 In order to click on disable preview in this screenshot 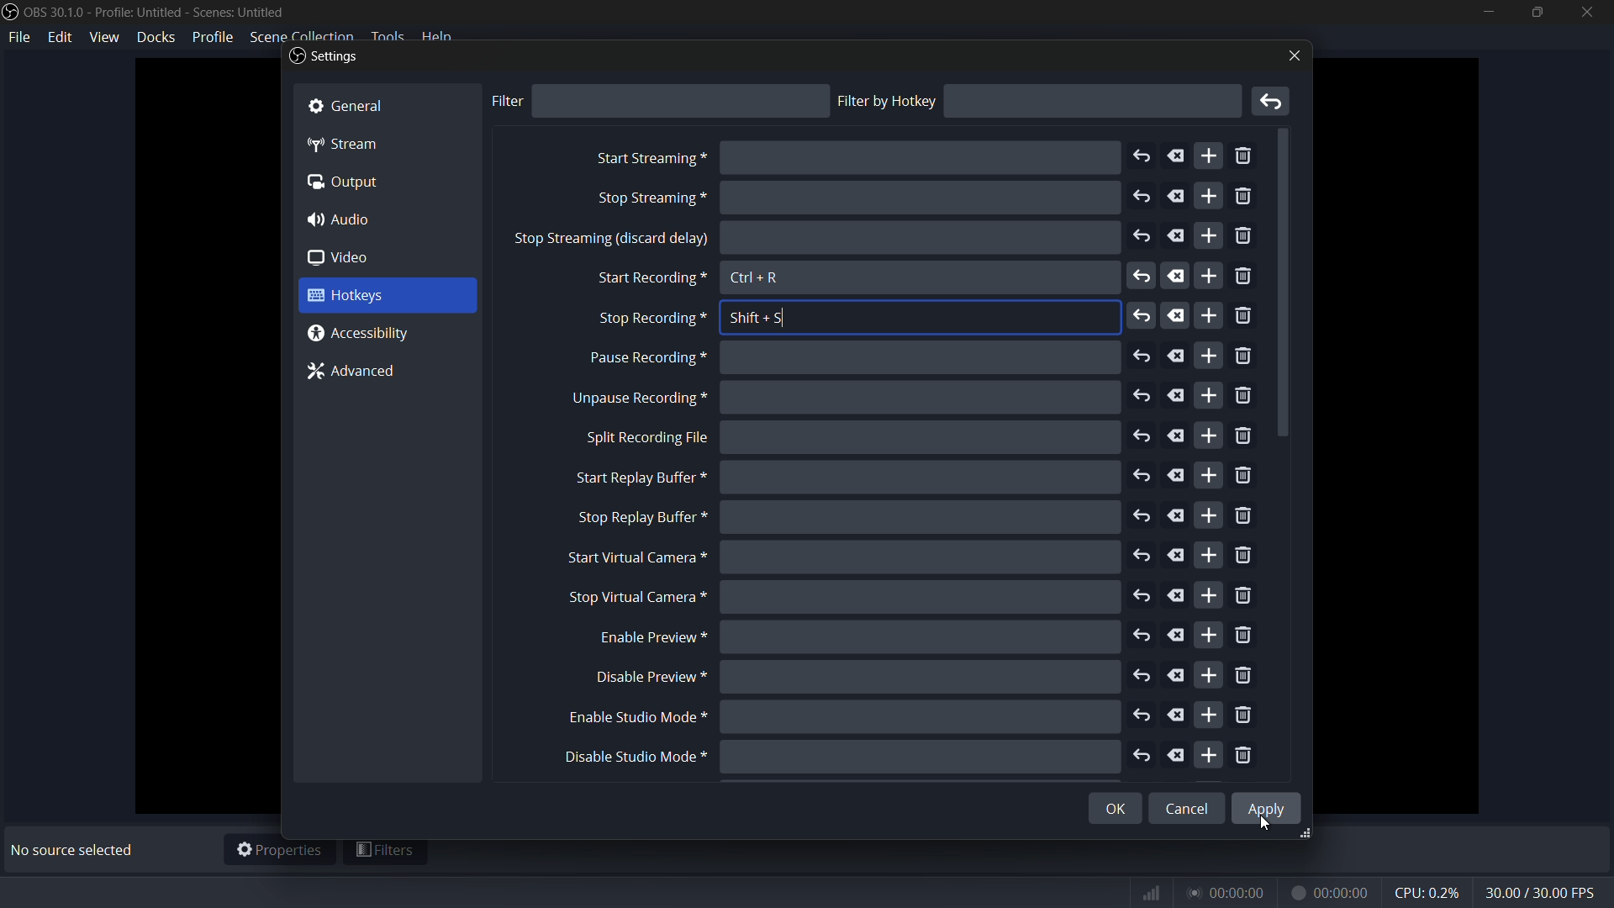, I will do `click(651, 677)`.